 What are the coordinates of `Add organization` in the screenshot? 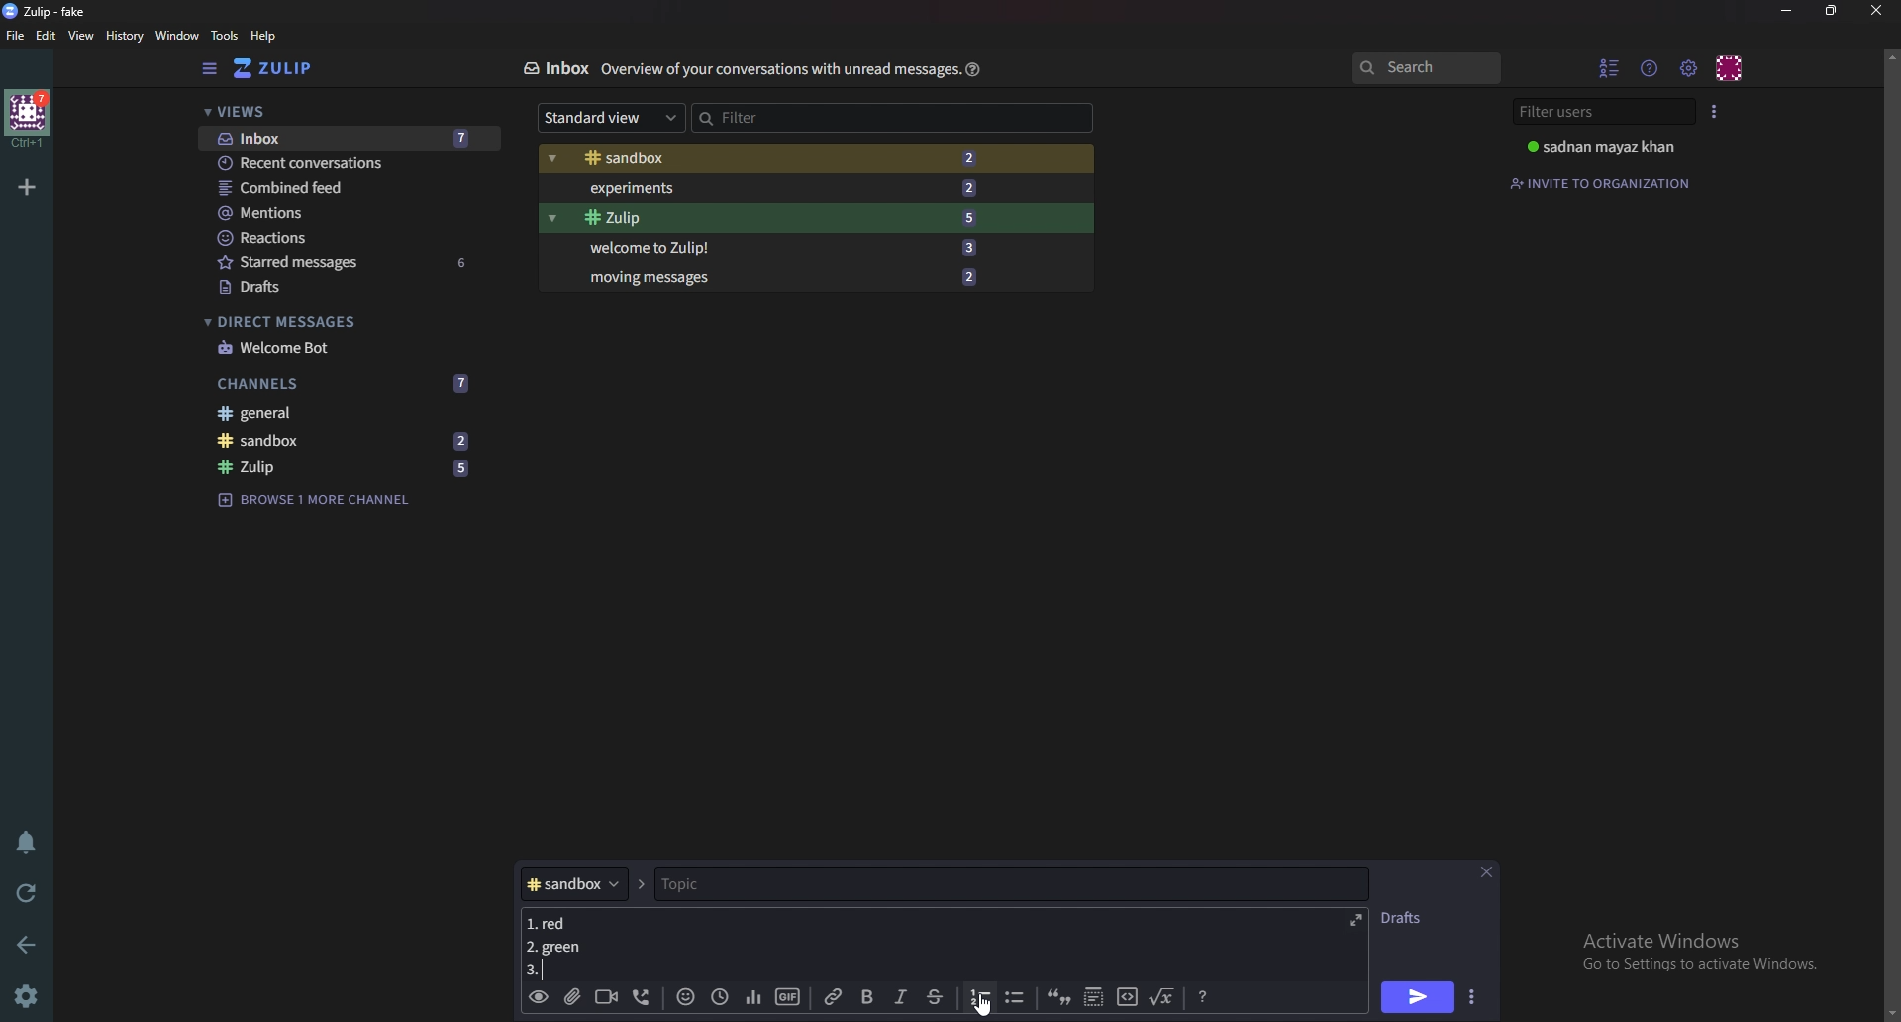 It's located at (29, 184).